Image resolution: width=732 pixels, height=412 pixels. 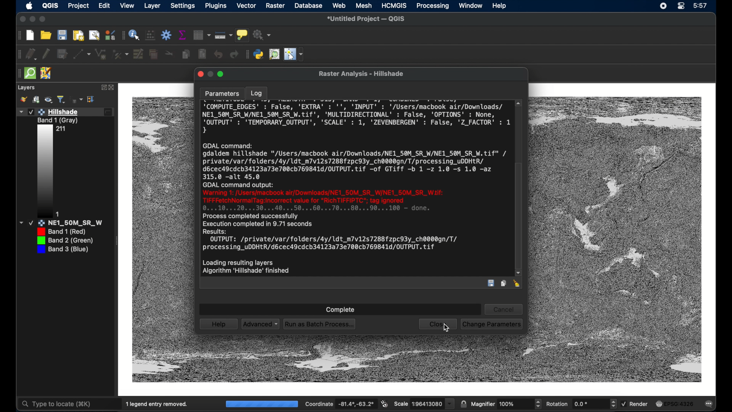 I want to click on modify attributes, so click(x=138, y=54).